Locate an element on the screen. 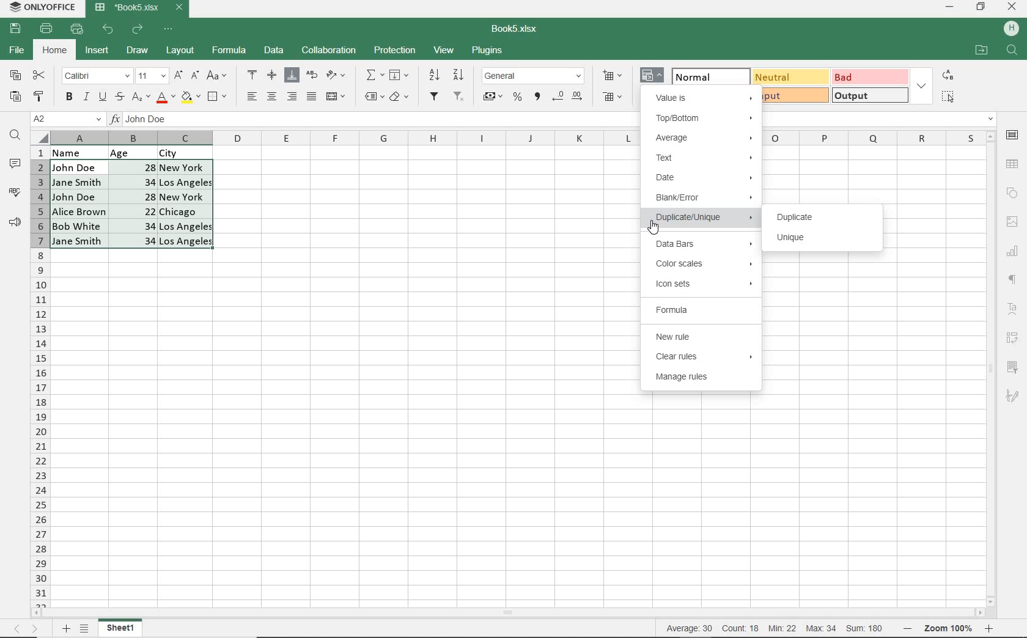 This screenshot has height=638, width=1027. DUPLICATE is located at coordinates (799, 217).